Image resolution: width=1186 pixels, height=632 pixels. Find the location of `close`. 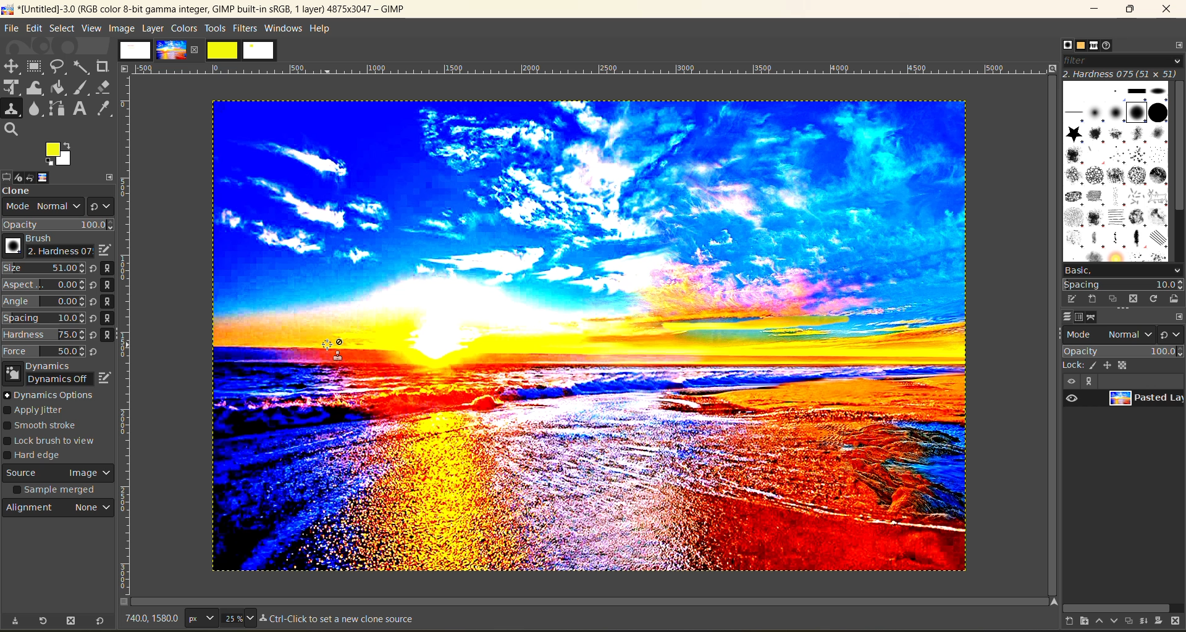

close is located at coordinates (197, 49).